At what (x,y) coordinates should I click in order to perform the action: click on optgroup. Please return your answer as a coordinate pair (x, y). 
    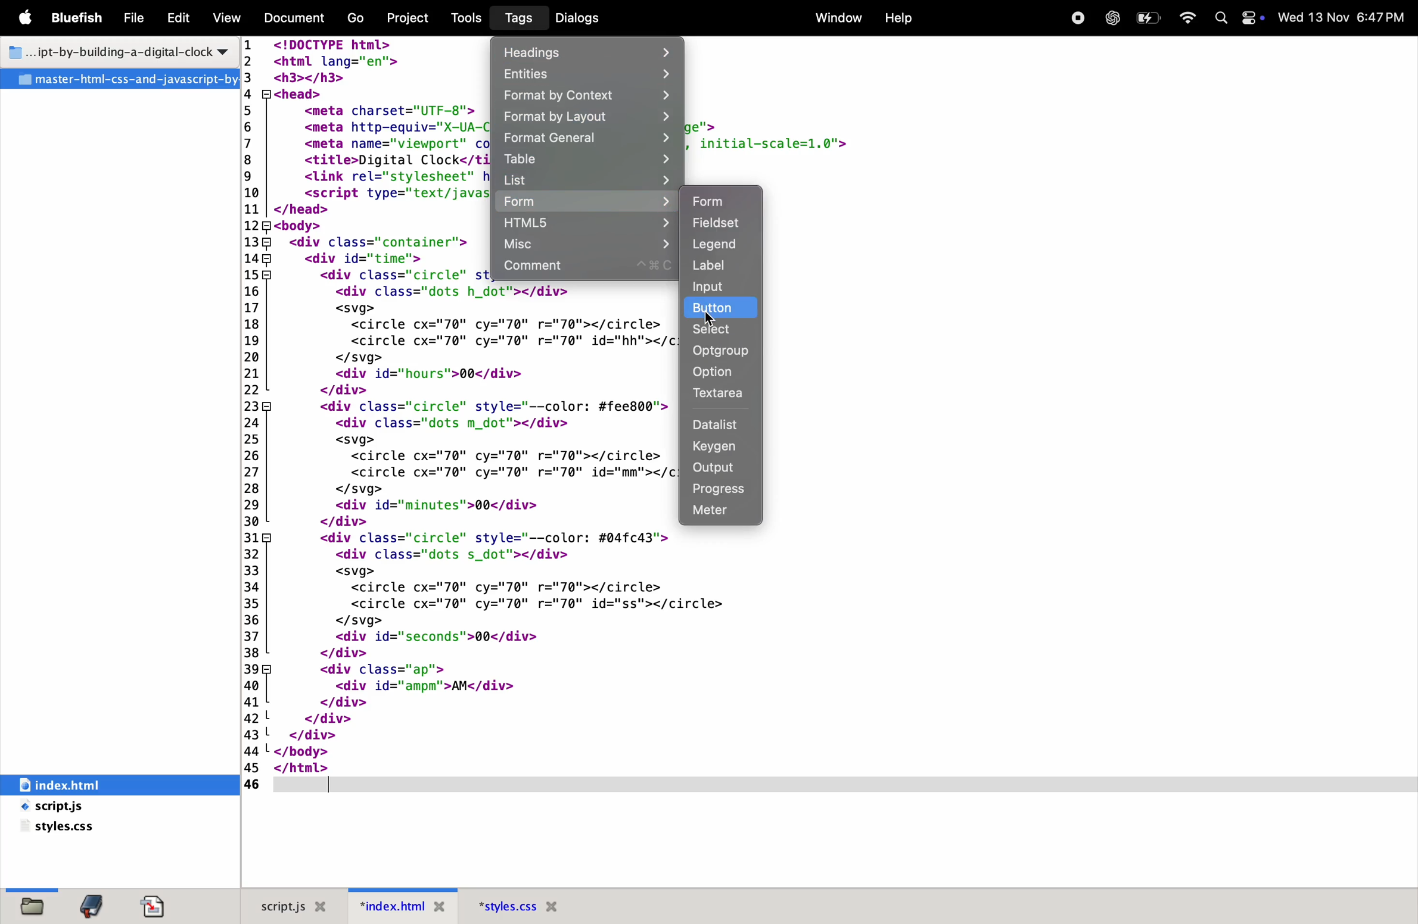
    Looking at the image, I should click on (721, 350).